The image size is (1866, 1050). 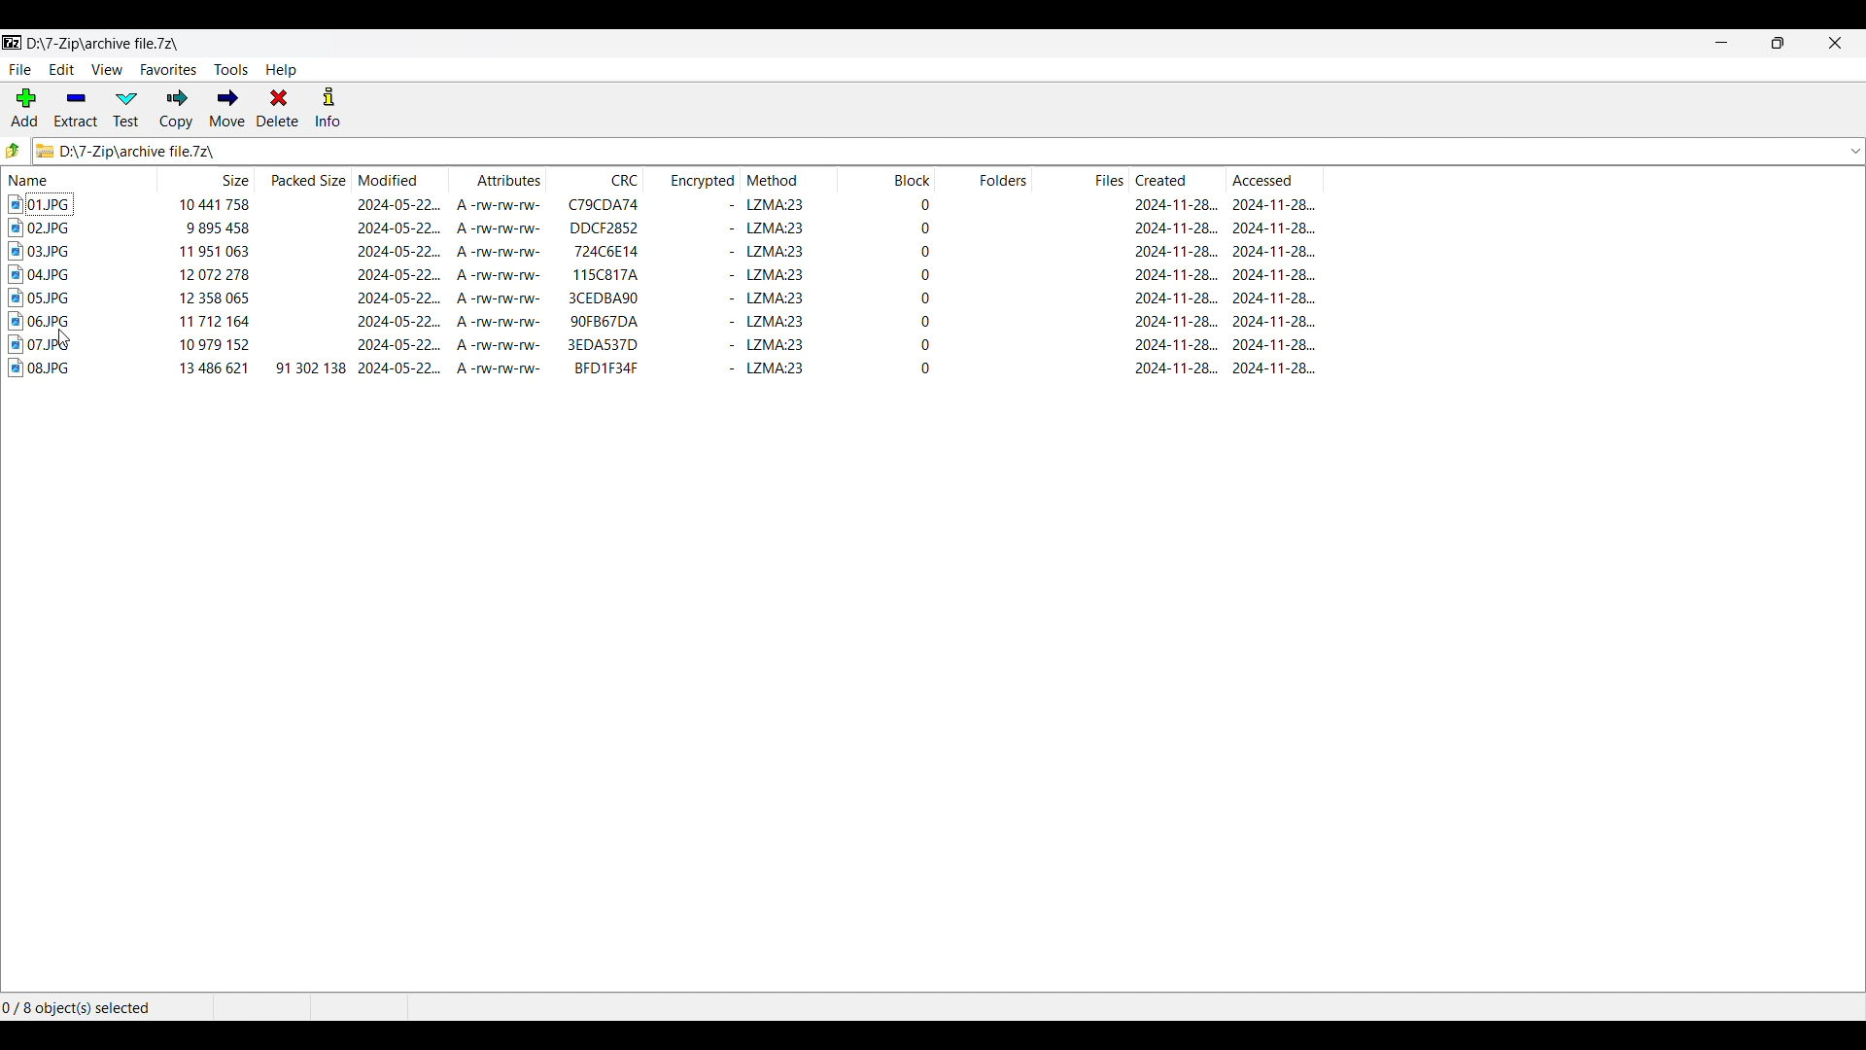 I want to click on Size column, so click(x=205, y=179).